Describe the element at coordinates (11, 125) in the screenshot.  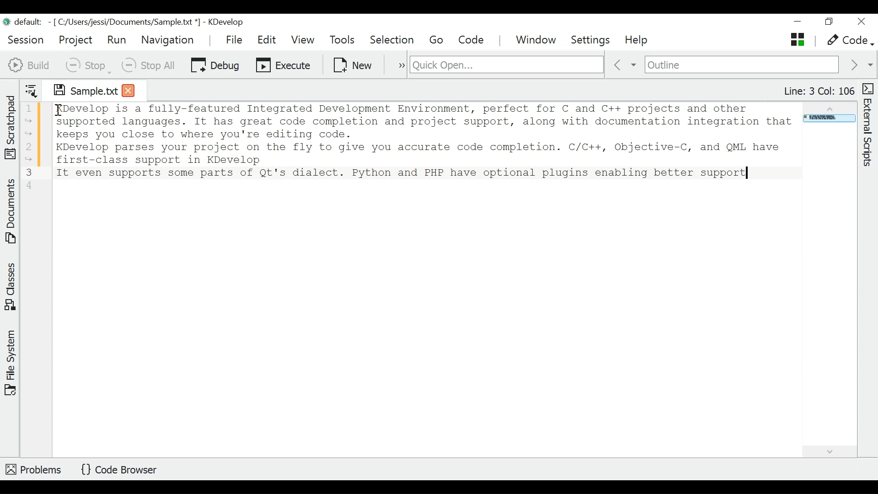
I see `Scratchpad` at that location.